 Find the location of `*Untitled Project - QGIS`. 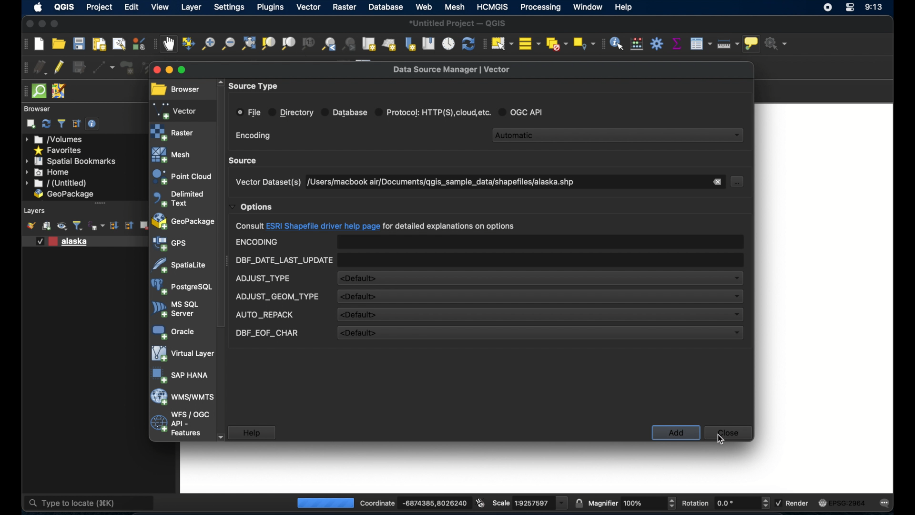

*Untitled Project - QGIS is located at coordinates (459, 22).